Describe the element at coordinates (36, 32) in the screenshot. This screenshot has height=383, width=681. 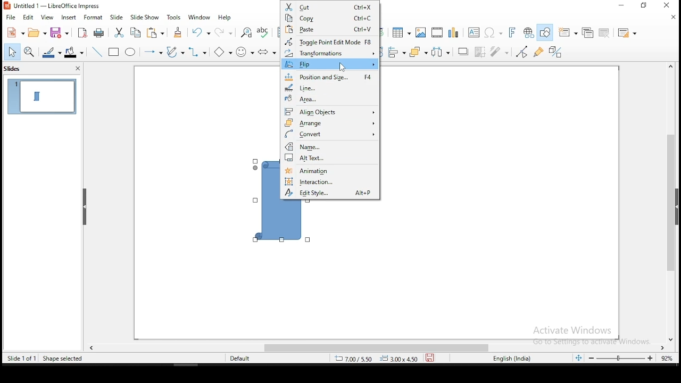
I see `open` at that location.